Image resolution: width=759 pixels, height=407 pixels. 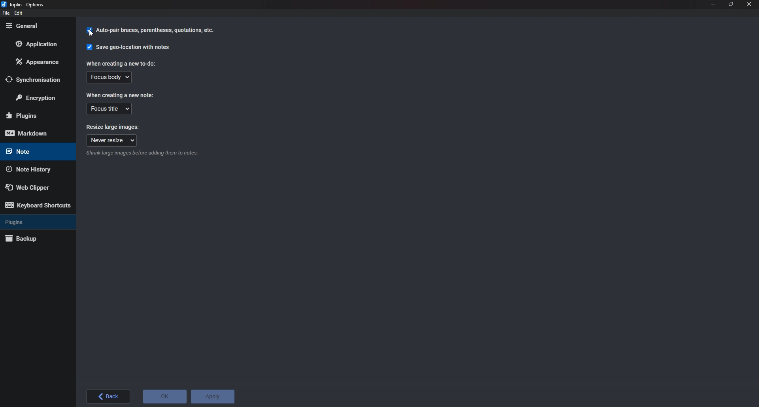 What do you see at coordinates (37, 26) in the screenshot?
I see `General` at bounding box center [37, 26].